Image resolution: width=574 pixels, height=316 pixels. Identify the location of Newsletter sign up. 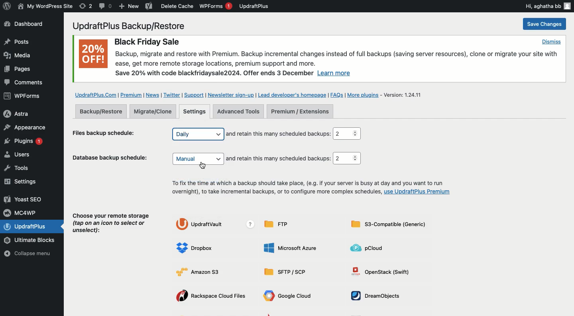
(230, 95).